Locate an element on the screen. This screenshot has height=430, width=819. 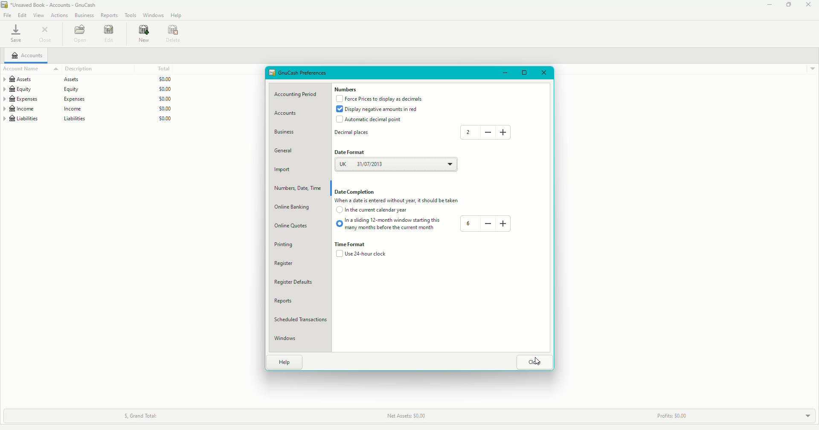
Save is located at coordinates (15, 35).